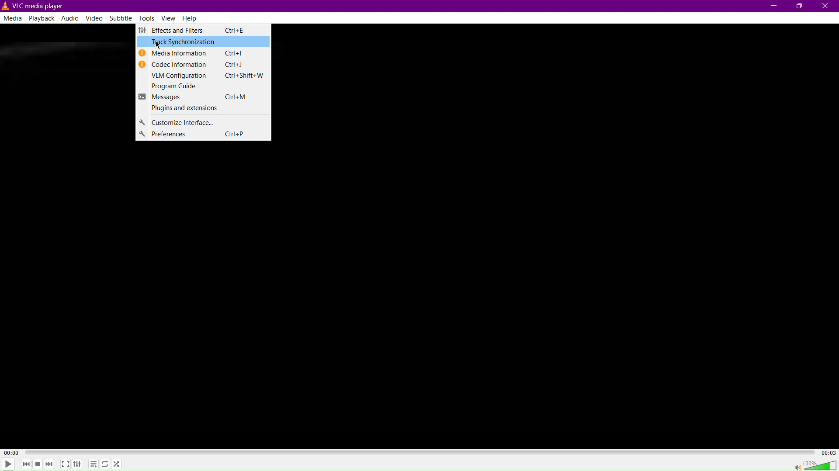  What do you see at coordinates (800, 6) in the screenshot?
I see `Maximize` at bounding box center [800, 6].